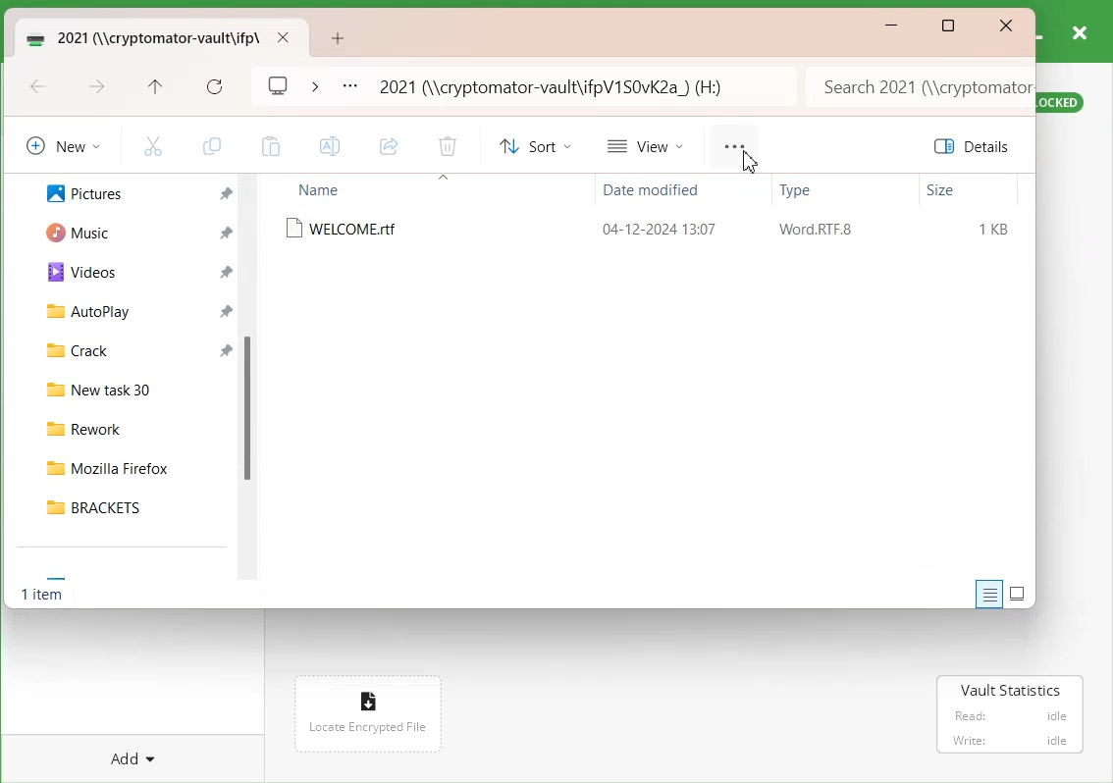 The width and height of the screenshot is (1113, 783). I want to click on Go forward, so click(97, 88).